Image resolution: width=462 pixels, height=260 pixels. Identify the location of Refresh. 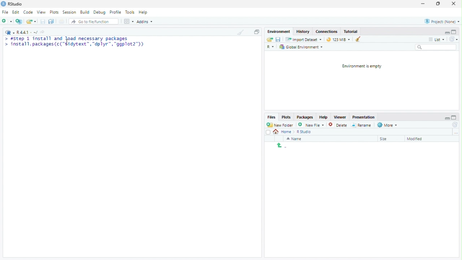
(454, 125).